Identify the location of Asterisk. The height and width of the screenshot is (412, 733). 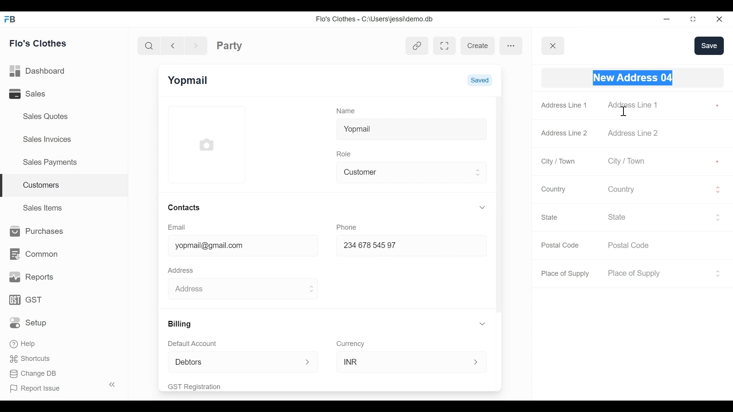
(716, 105).